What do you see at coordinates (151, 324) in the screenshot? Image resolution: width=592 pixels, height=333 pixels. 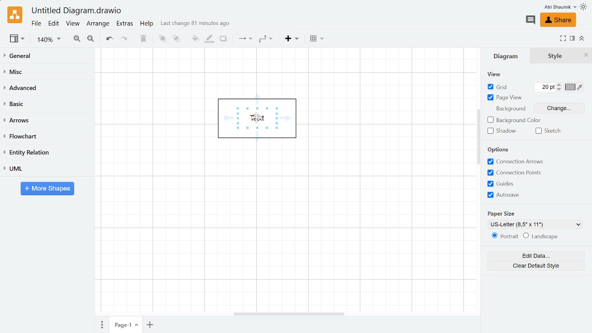 I see `Add page` at bounding box center [151, 324].